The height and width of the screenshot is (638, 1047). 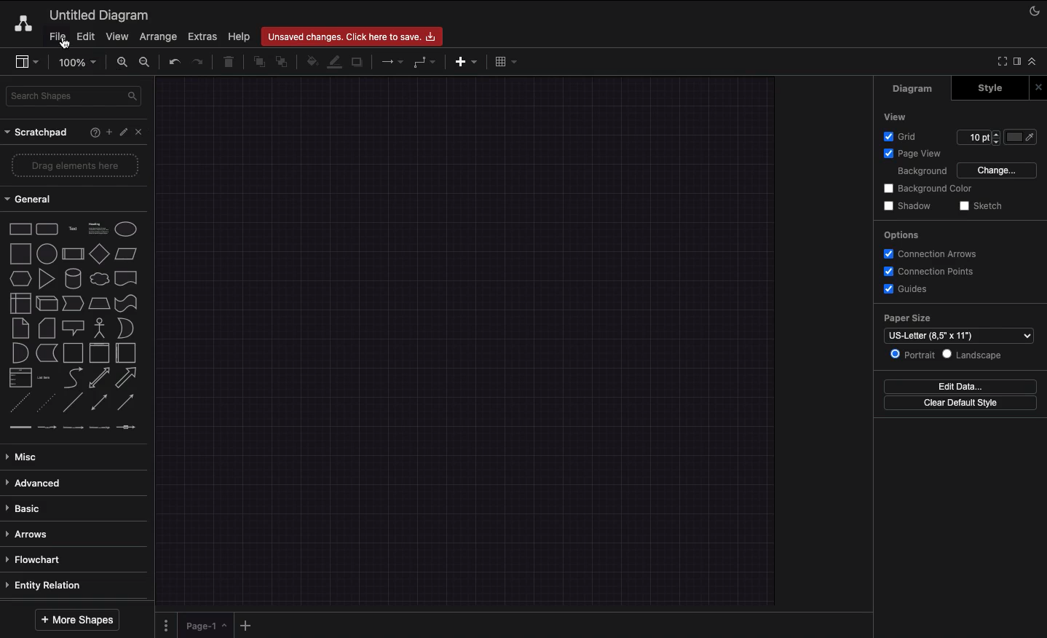 What do you see at coordinates (127, 378) in the screenshot?
I see `Arrow` at bounding box center [127, 378].